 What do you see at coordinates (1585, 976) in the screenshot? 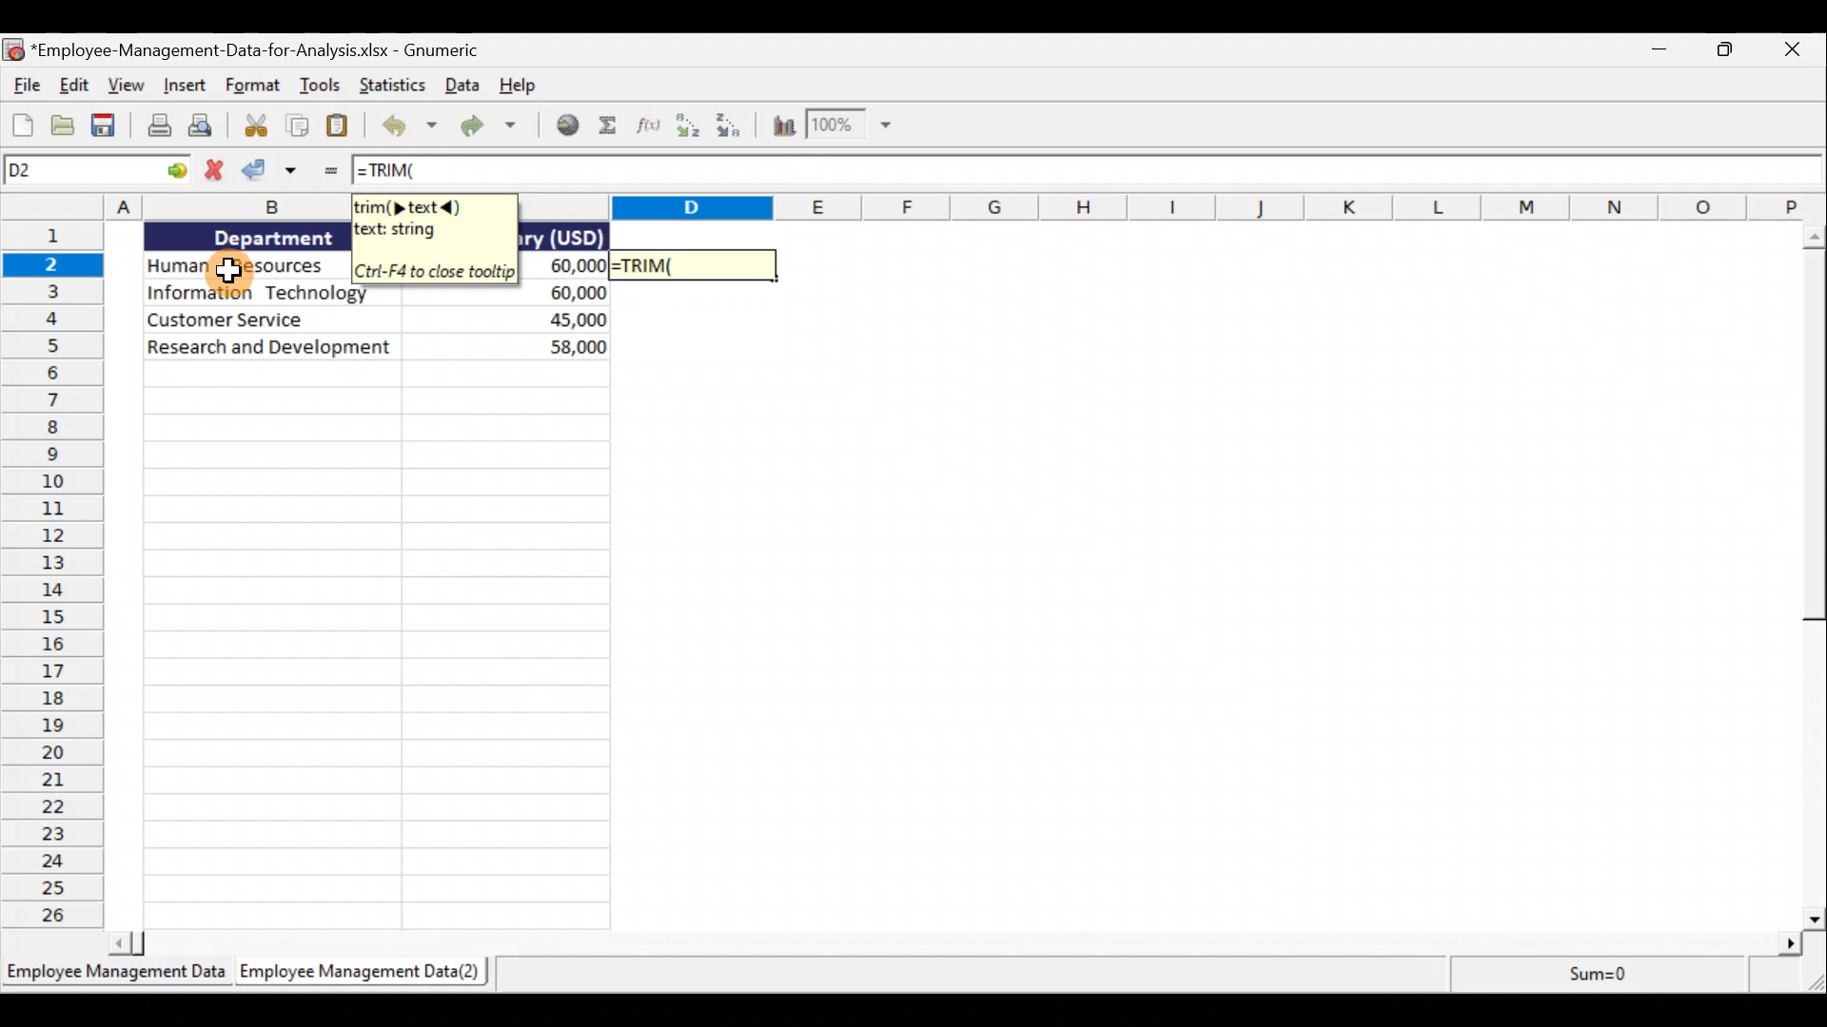
I see `sum=0` at bounding box center [1585, 976].